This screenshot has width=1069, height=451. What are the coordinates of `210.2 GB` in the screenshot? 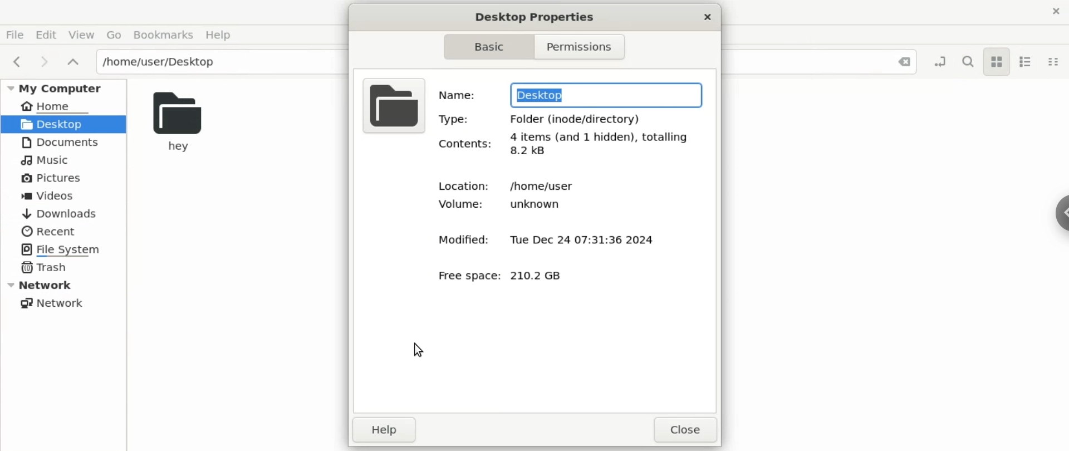 It's located at (538, 277).